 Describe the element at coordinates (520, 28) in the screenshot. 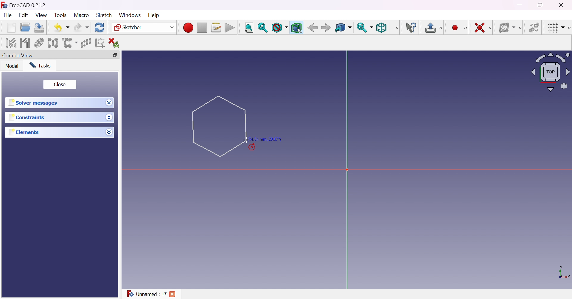

I see `[Sketcher B-spline tools]` at that location.